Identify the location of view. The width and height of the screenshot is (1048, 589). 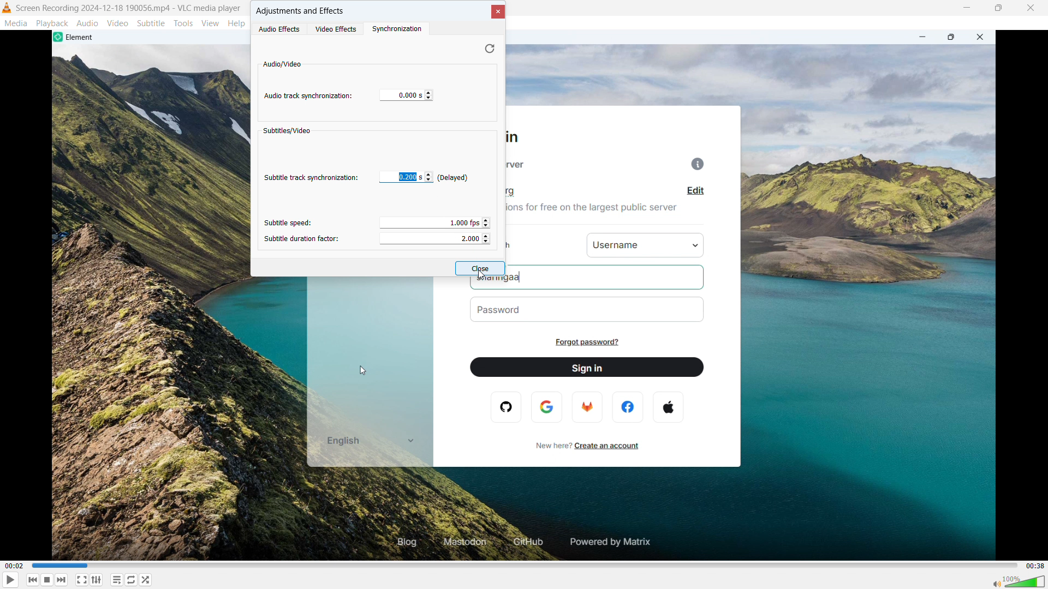
(211, 23).